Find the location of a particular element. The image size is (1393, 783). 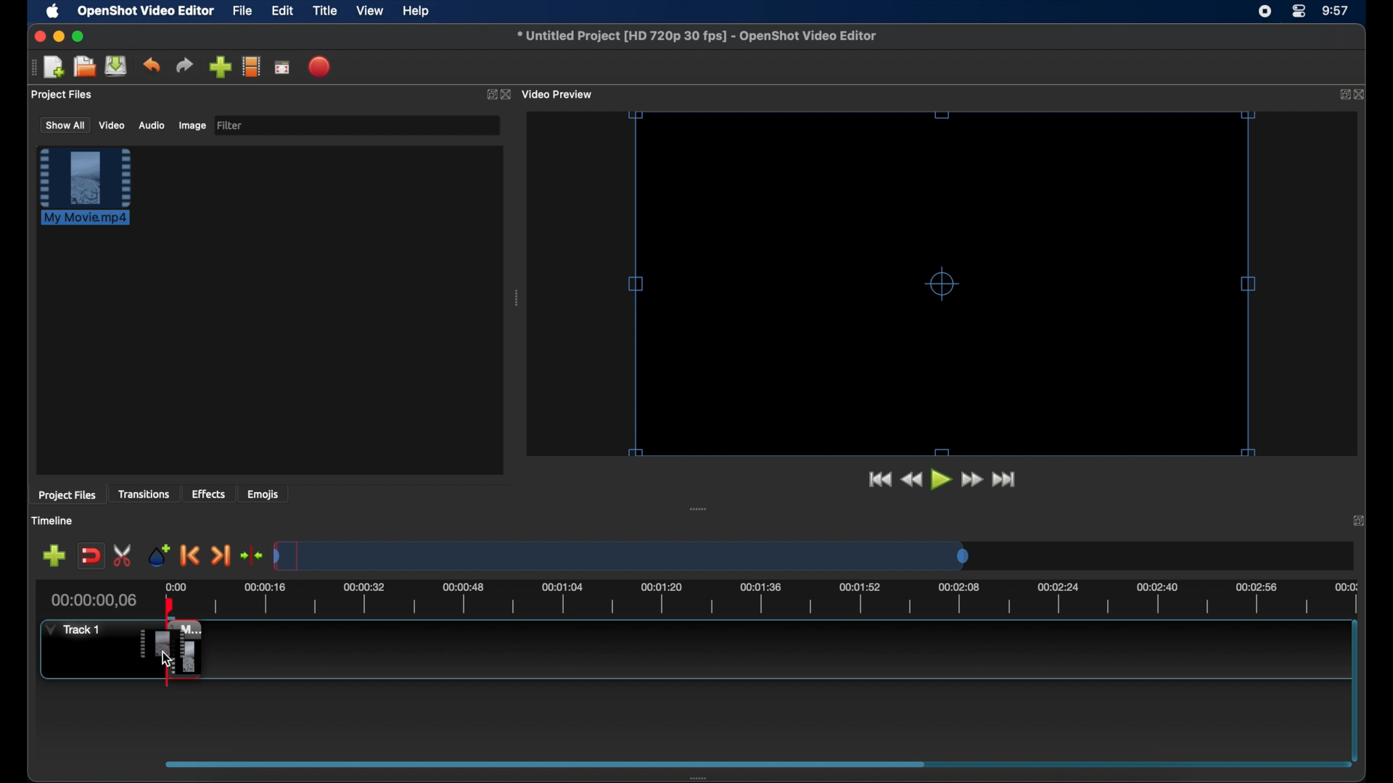

redo is located at coordinates (184, 65).